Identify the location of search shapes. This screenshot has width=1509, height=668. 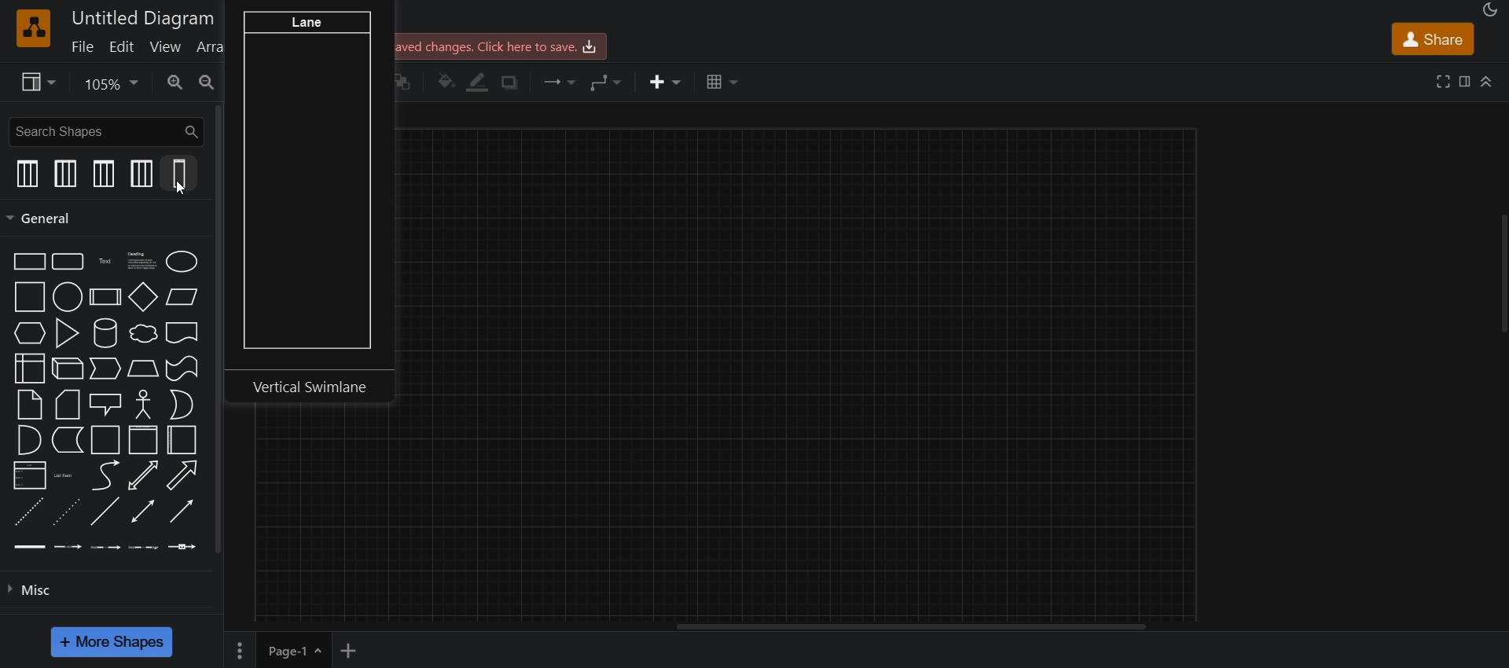
(105, 130).